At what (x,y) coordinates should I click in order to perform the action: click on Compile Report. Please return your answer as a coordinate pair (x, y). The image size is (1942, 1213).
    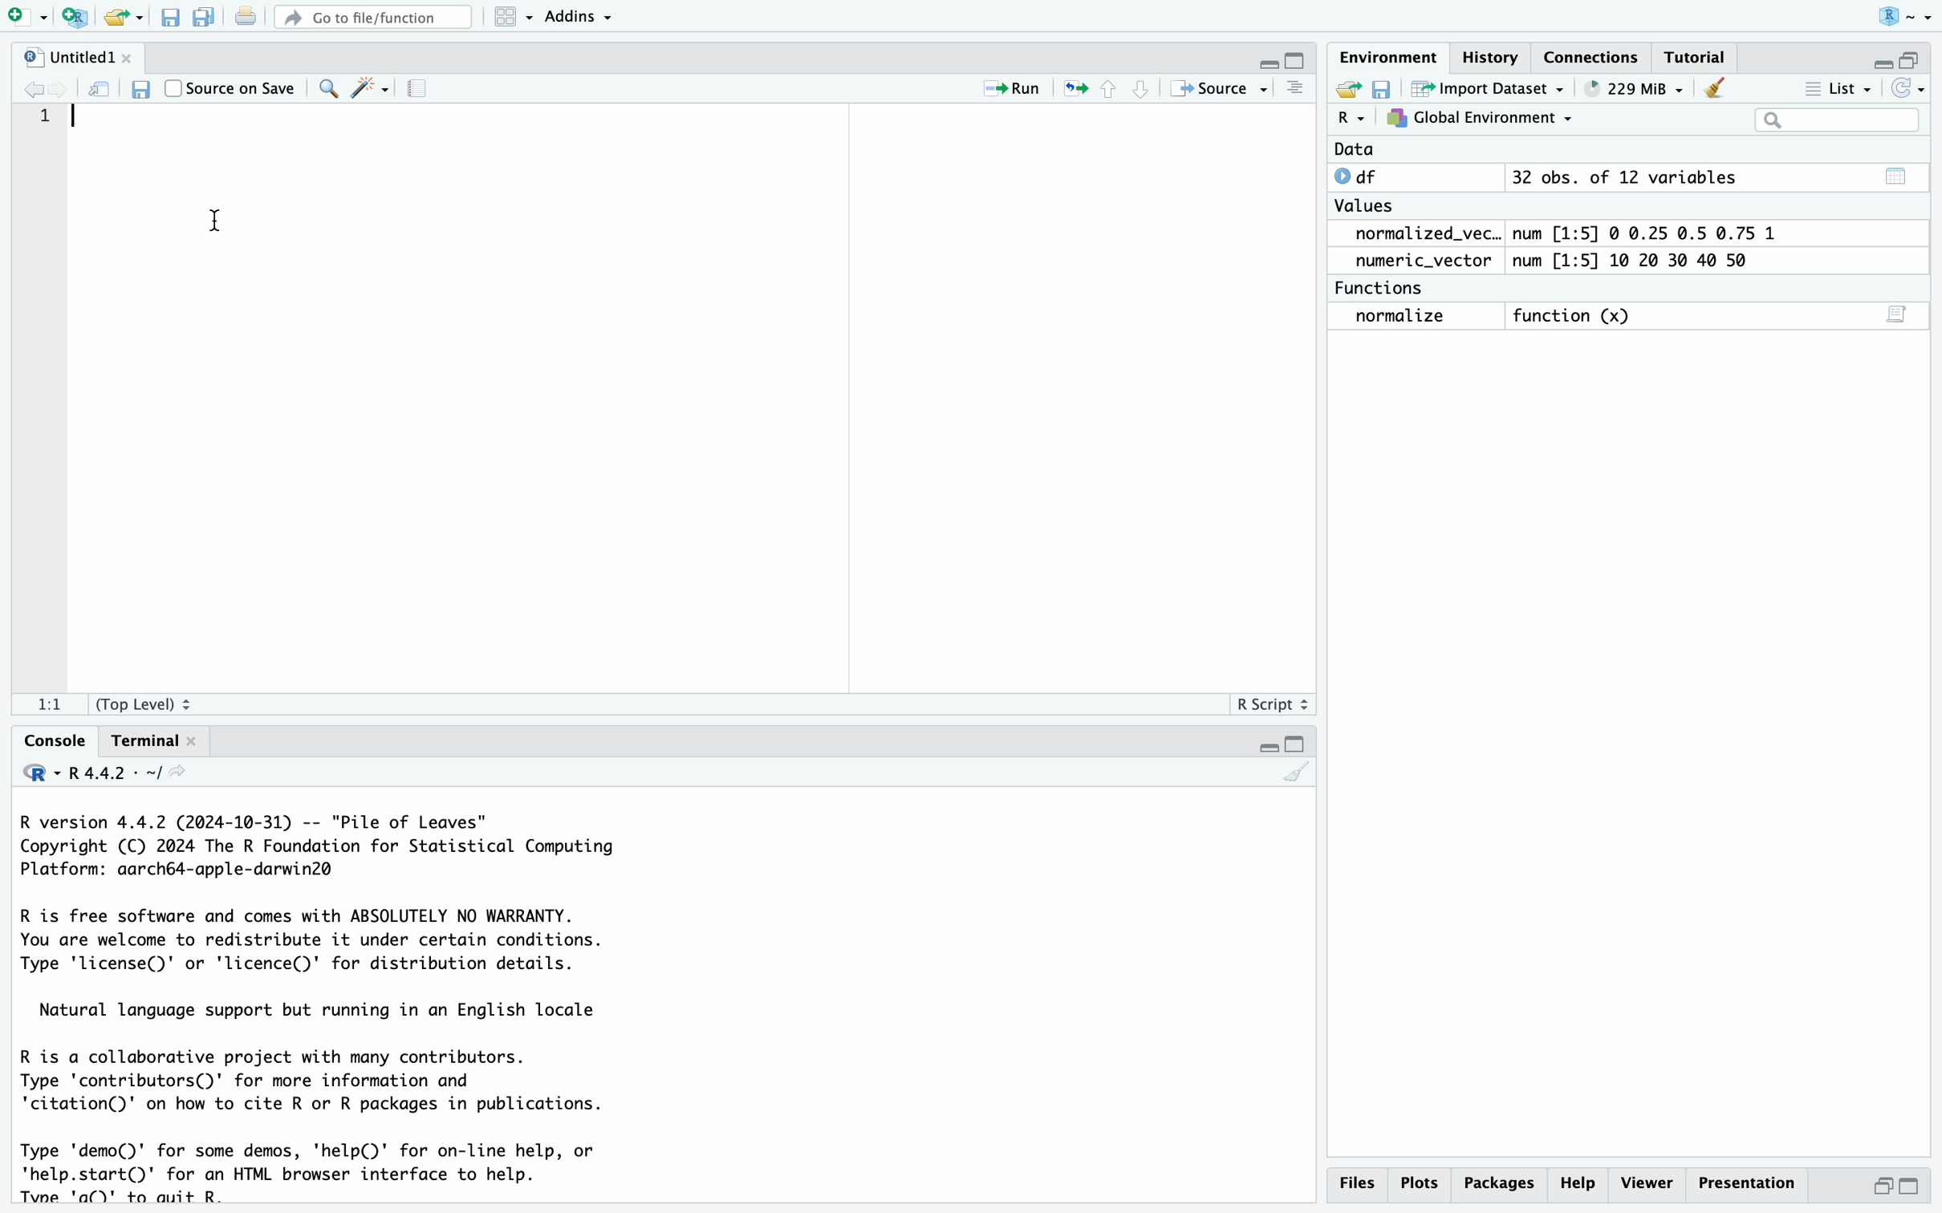
    Looking at the image, I should click on (423, 90).